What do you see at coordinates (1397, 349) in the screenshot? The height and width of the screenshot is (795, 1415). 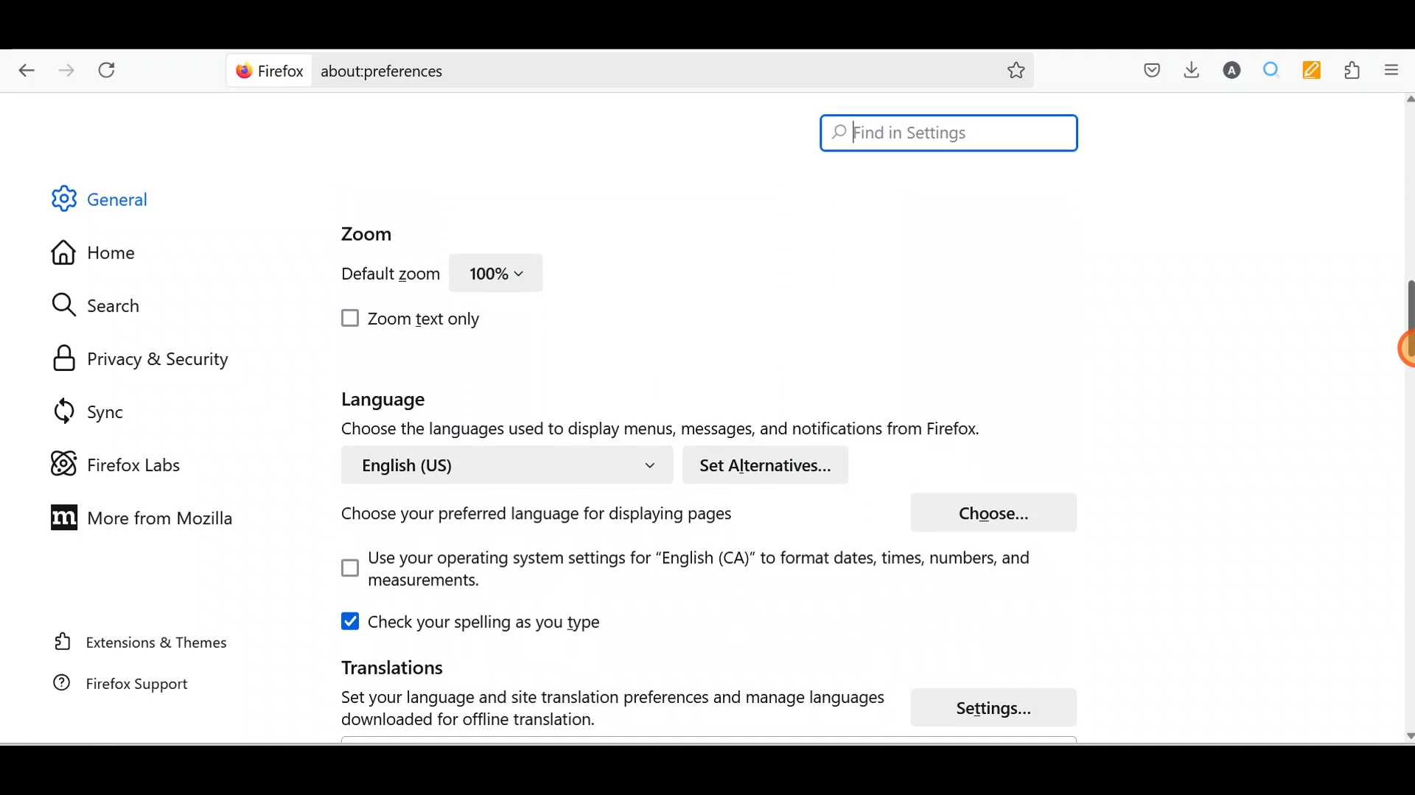 I see `cursor` at bounding box center [1397, 349].